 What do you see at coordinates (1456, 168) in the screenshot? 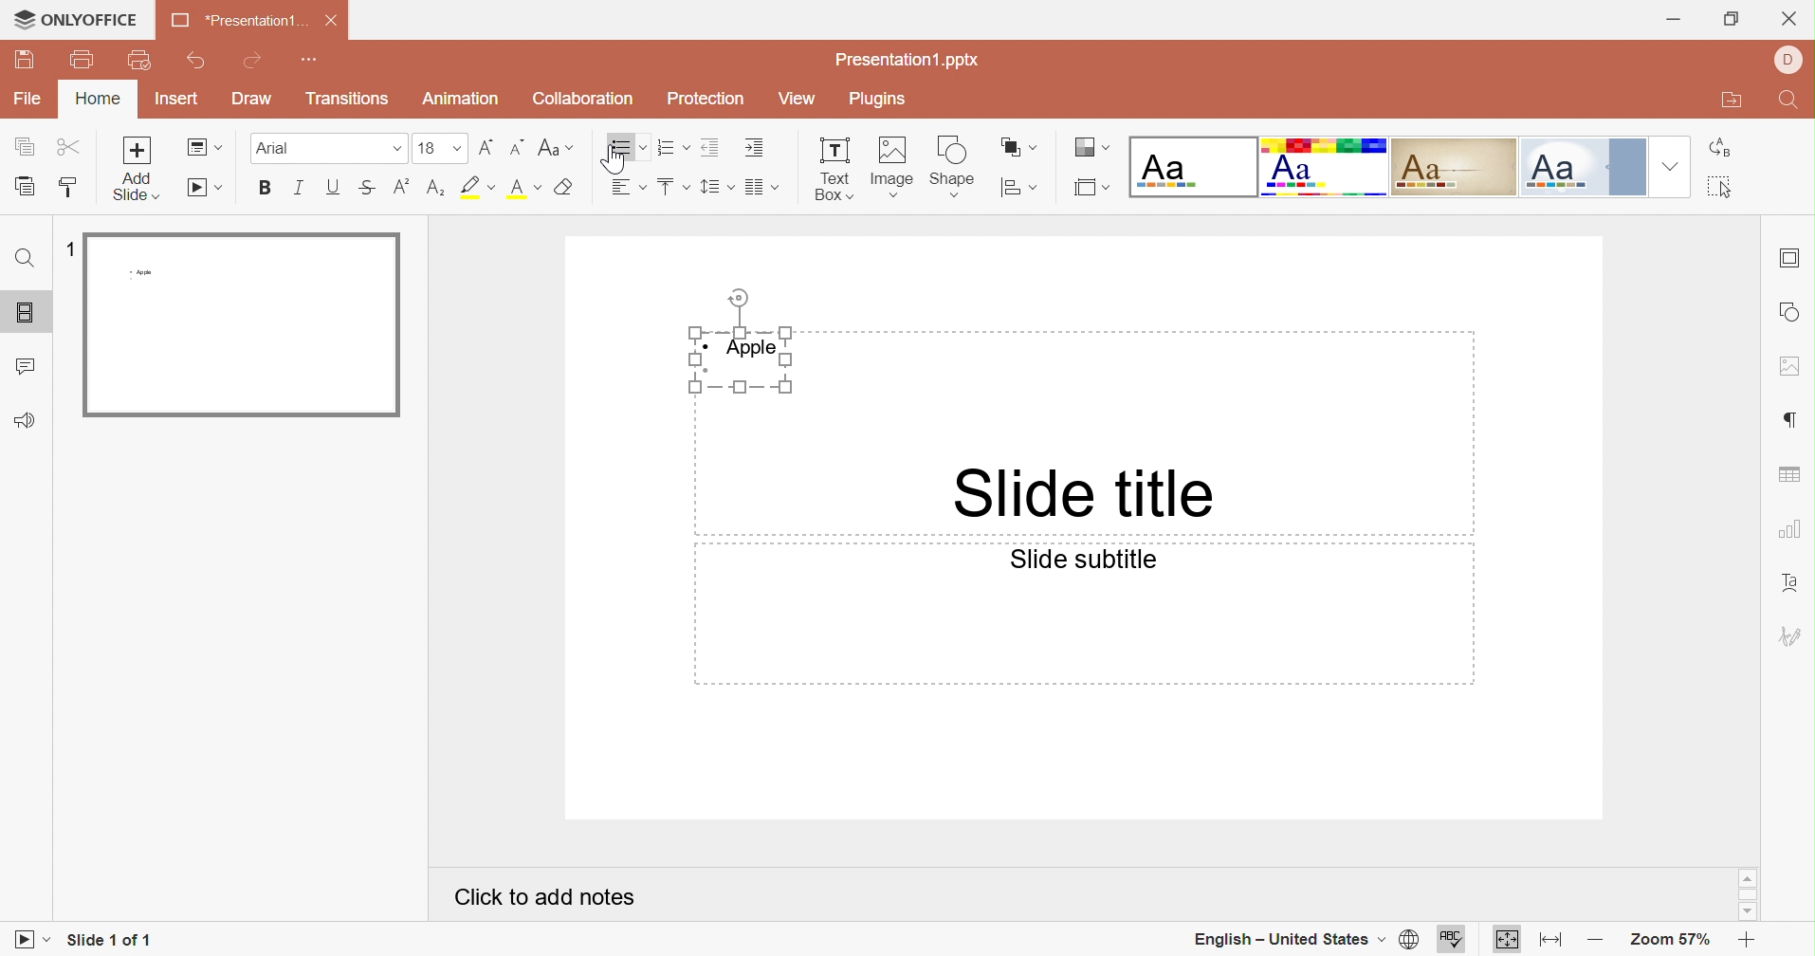
I see `Classic` at bounding box center [1456, 168].